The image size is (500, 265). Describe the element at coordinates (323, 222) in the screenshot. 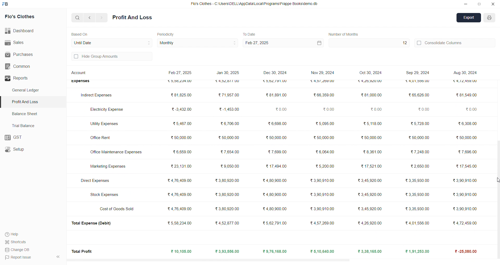

I see `₹4,57,269.00` at that location.